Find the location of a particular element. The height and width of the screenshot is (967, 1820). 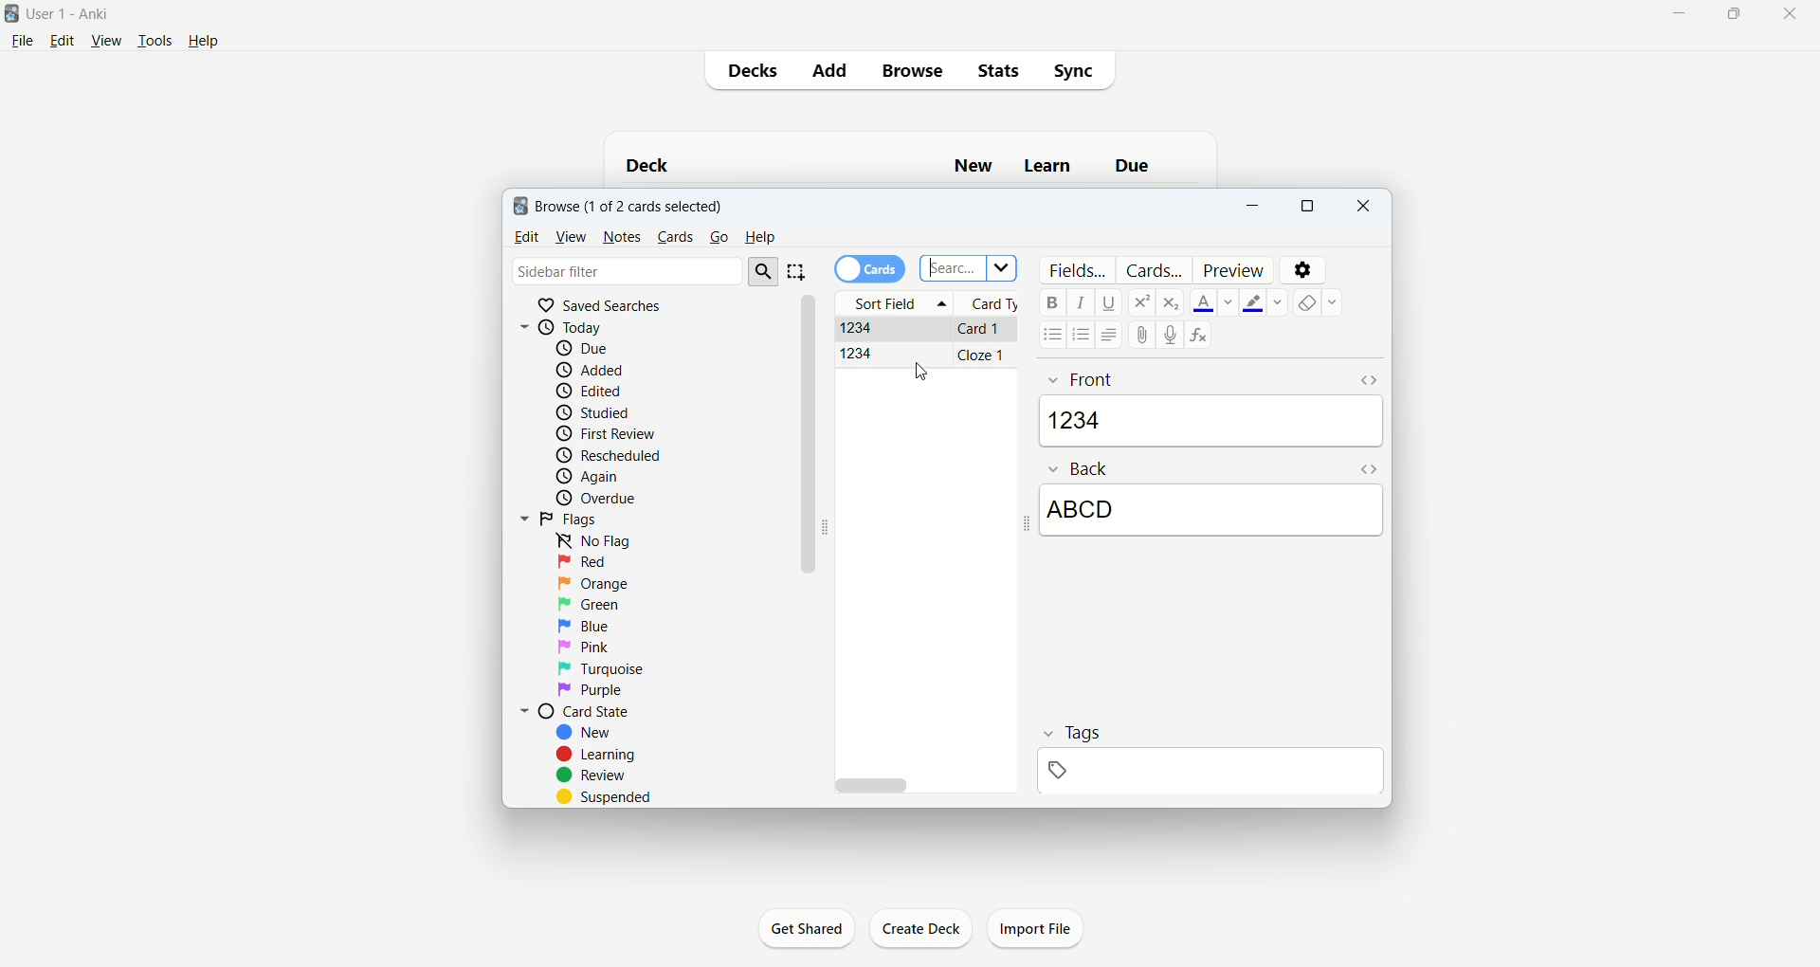

reschedule is located at coordinates (607, 455).